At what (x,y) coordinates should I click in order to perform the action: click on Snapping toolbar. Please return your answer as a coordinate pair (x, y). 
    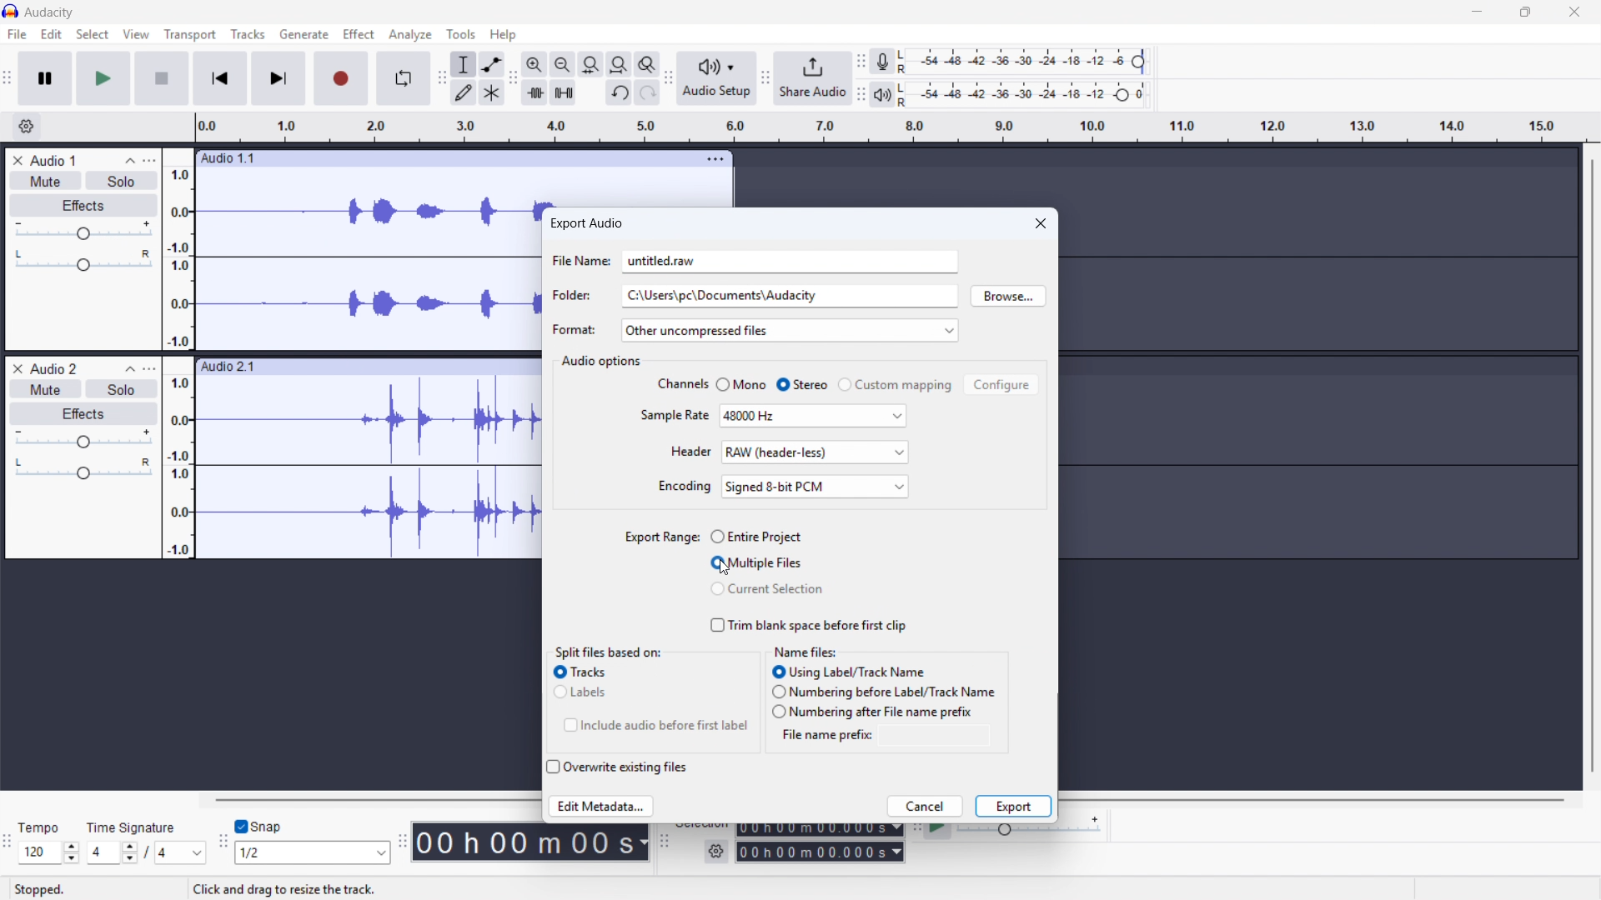
    Looking at the image, I should click on (223, 845).